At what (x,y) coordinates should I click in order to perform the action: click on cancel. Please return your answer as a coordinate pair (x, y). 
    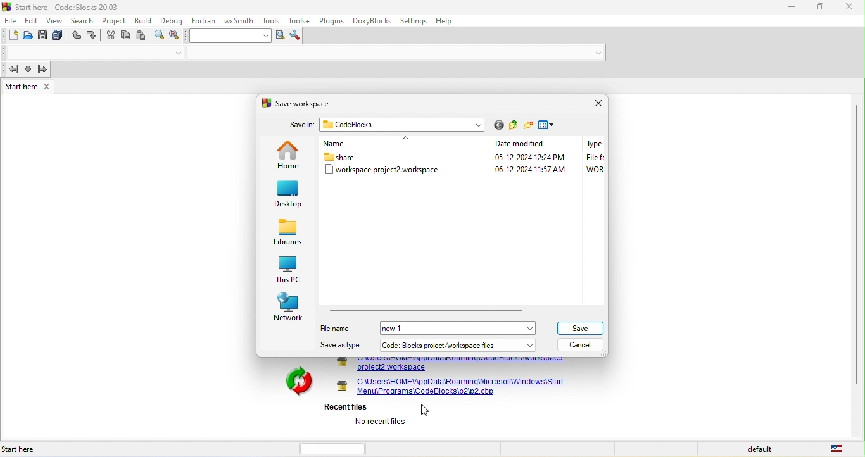
    Looking at the image, I should click on (584, 344).